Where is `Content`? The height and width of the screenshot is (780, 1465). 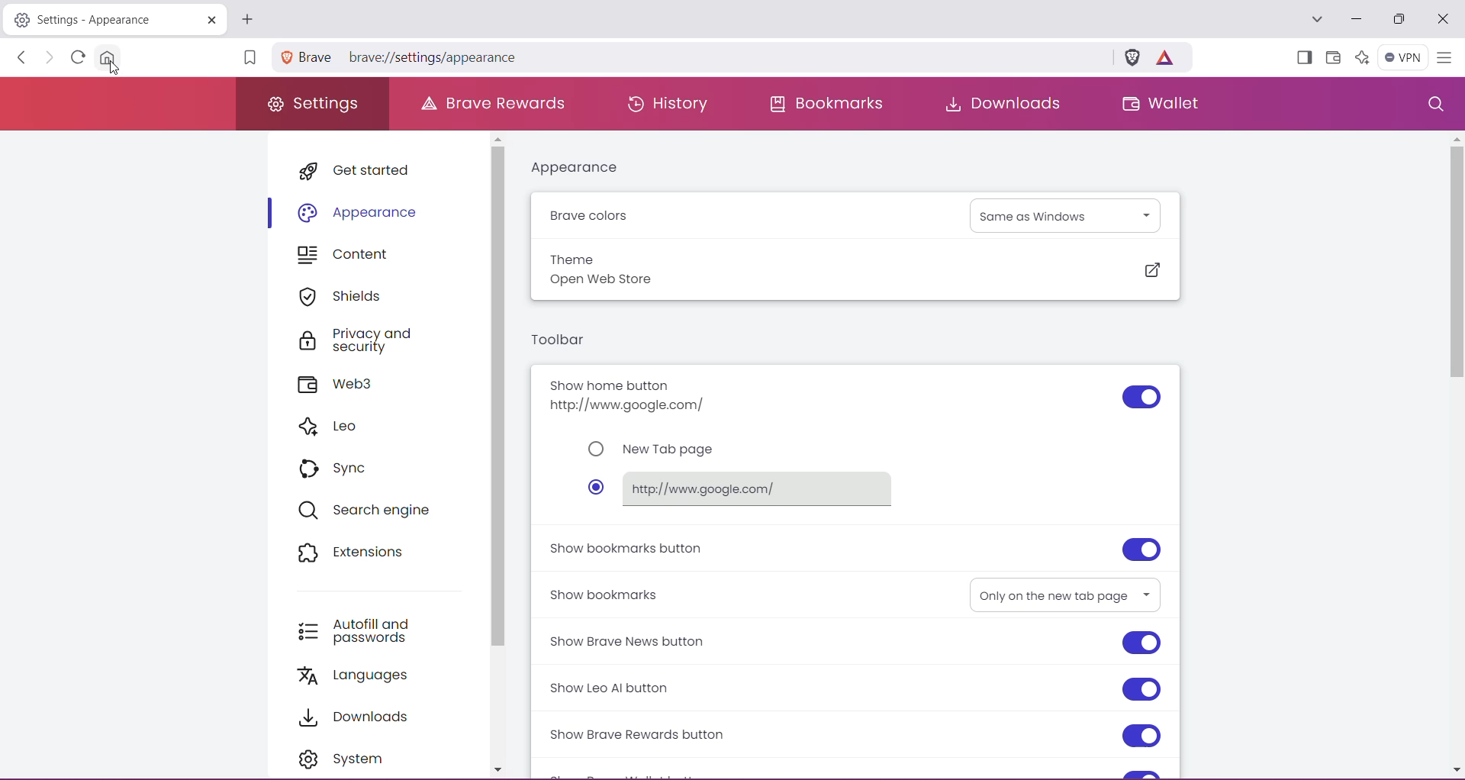 Content is located at coordinates (352, 256).